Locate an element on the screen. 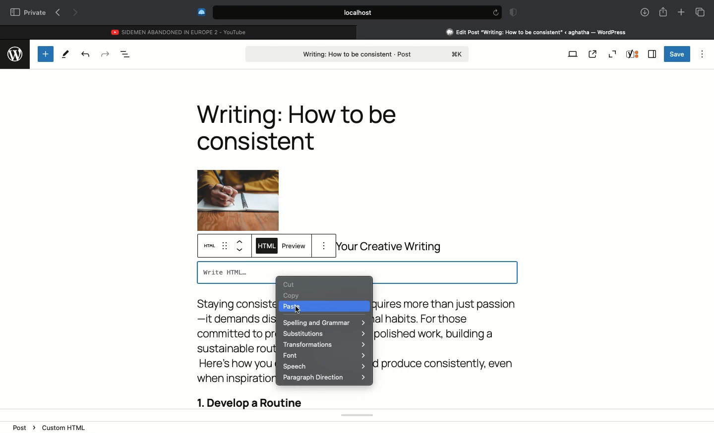 The height and width of the screenshot is (433, 714). Paragraph direction is located at coordinates (324, 378).